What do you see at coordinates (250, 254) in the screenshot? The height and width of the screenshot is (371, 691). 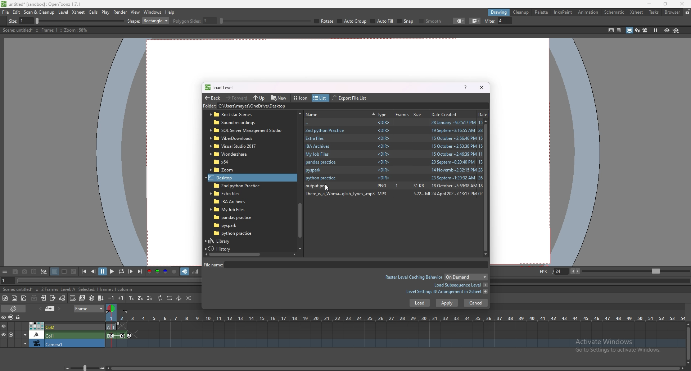 I see `scroll bar` at bounding box center [250, 254].